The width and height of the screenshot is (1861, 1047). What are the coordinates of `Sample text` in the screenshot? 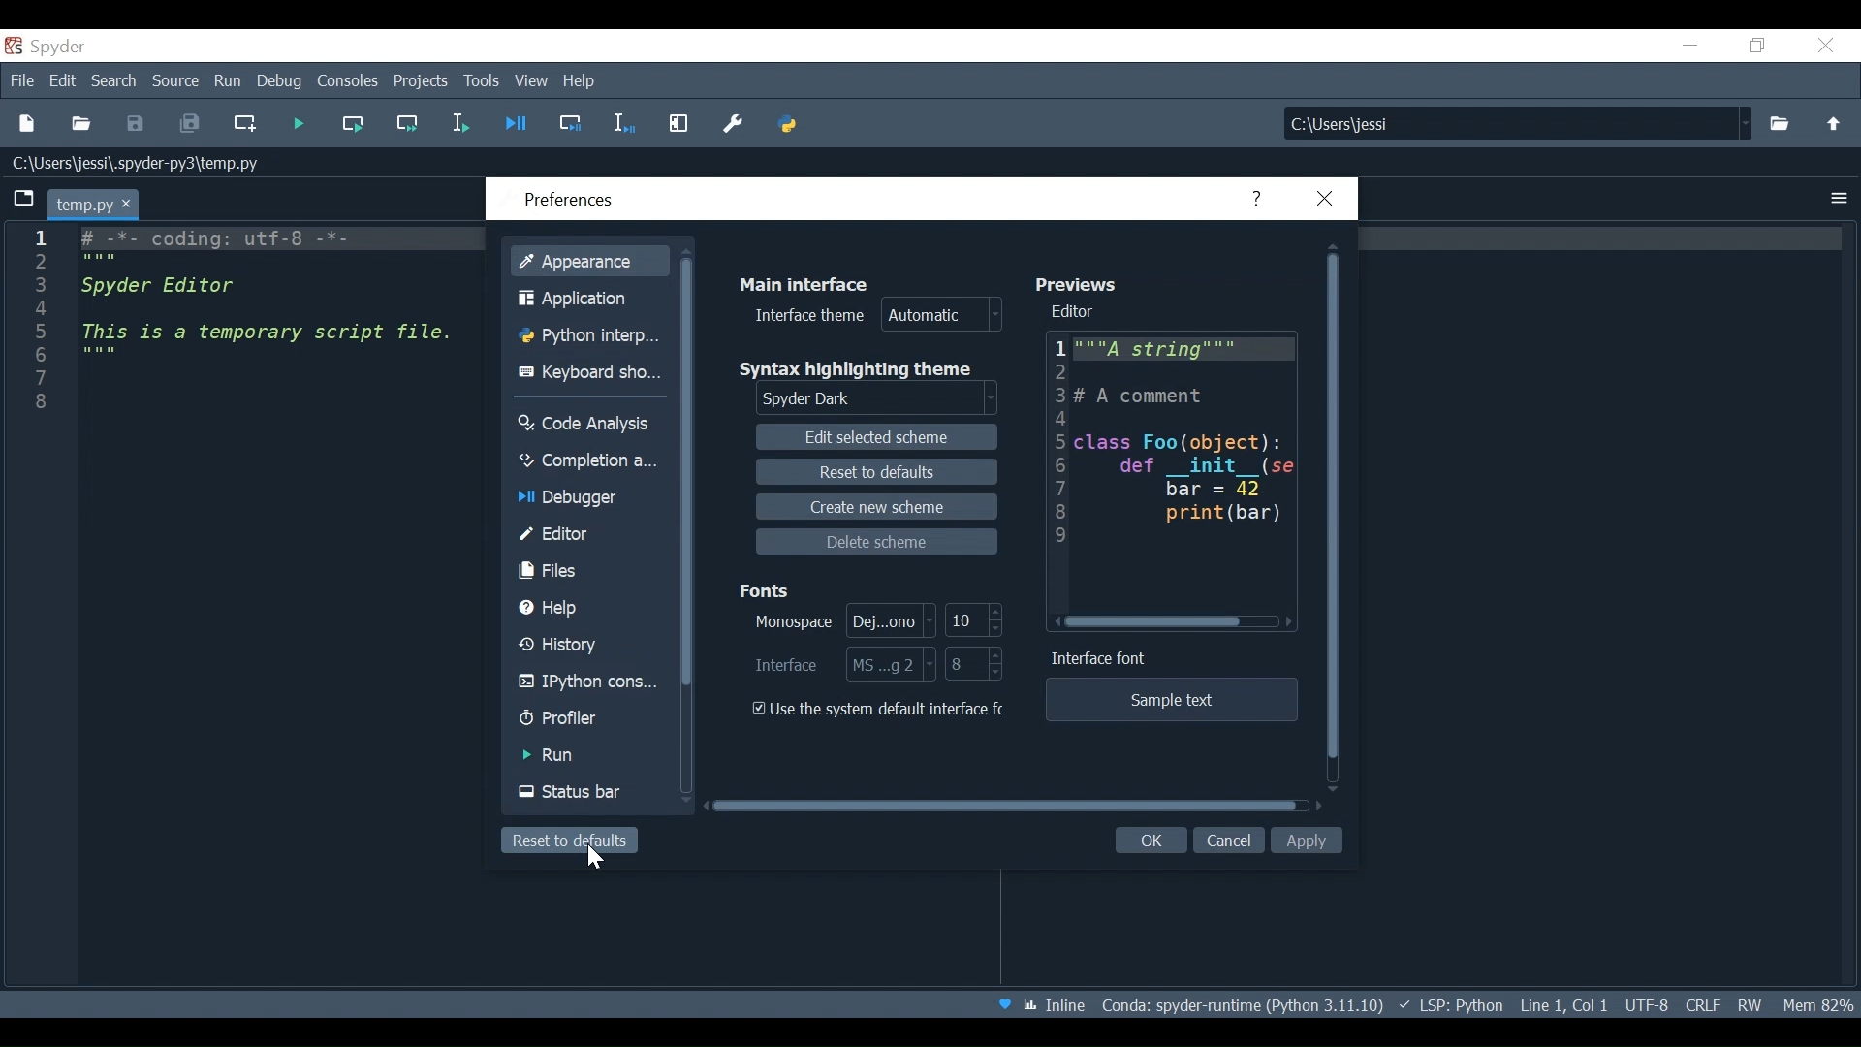 It's located at (1173, 701).